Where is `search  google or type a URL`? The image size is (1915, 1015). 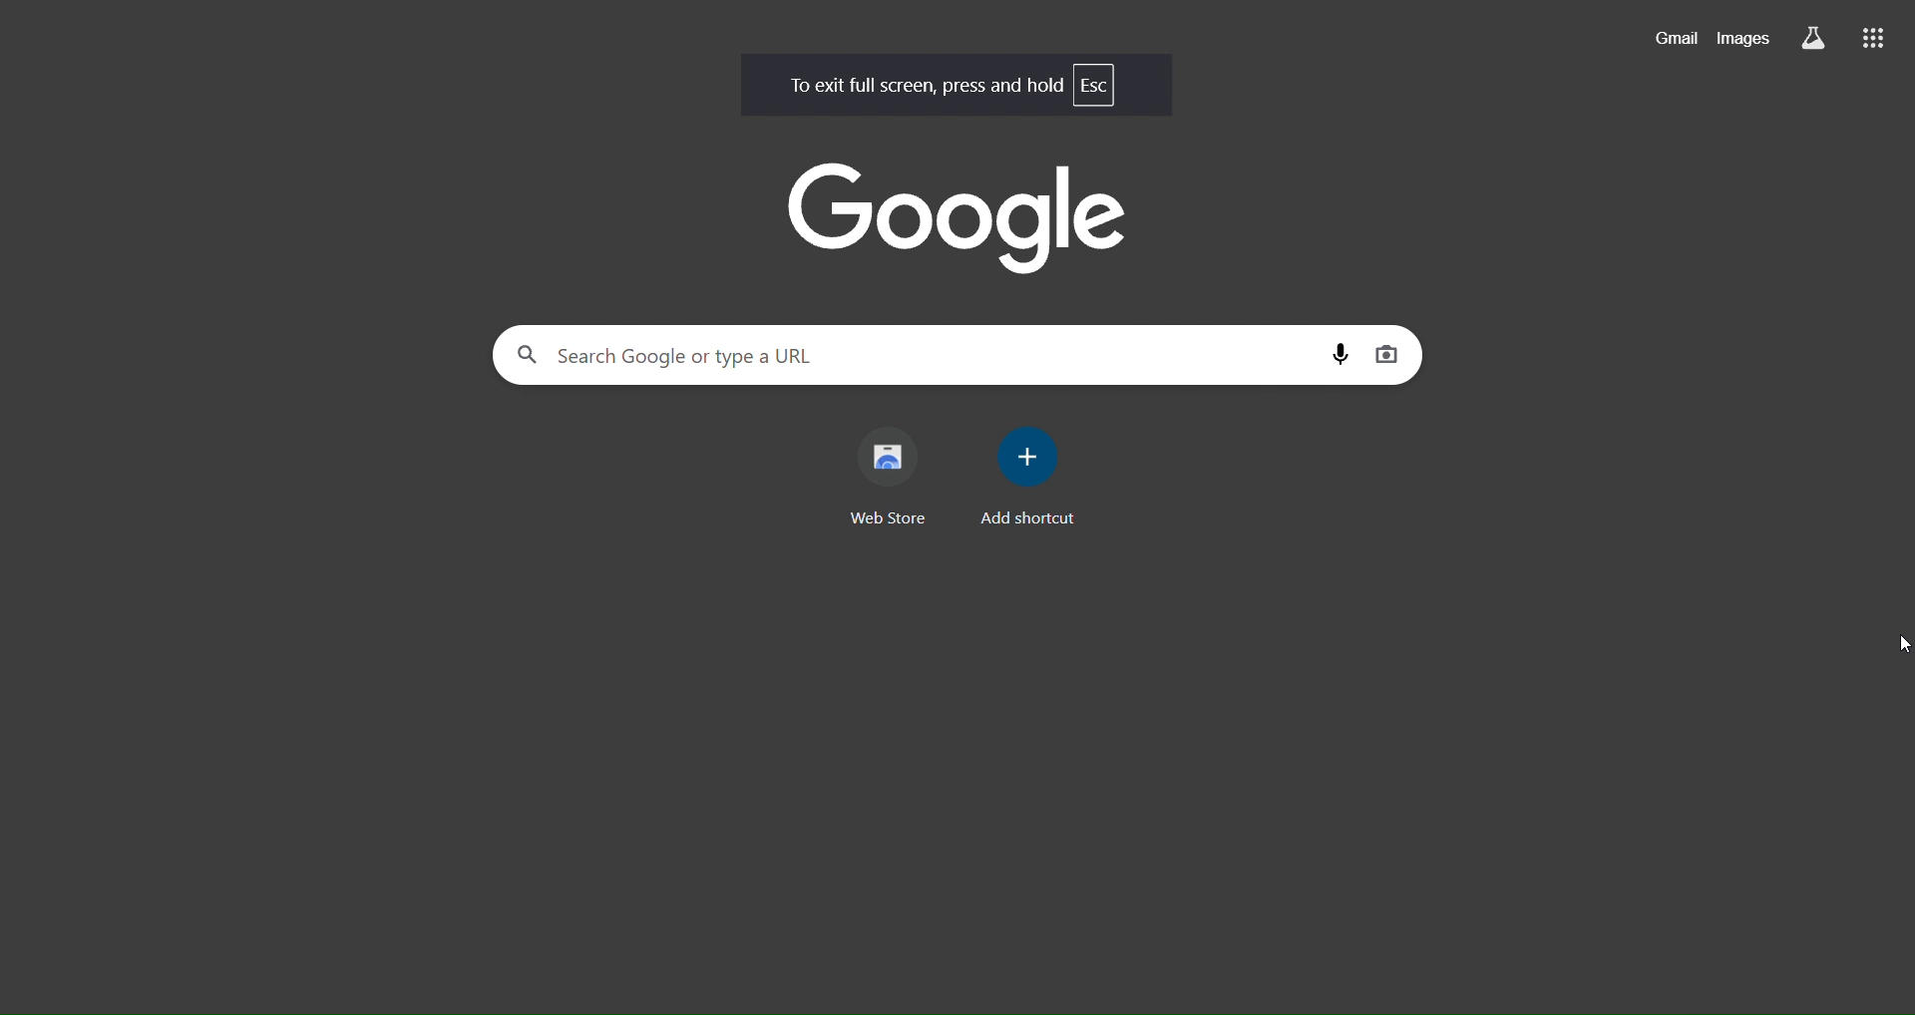
search  google or type a URL is located at coordinates (917, 355).